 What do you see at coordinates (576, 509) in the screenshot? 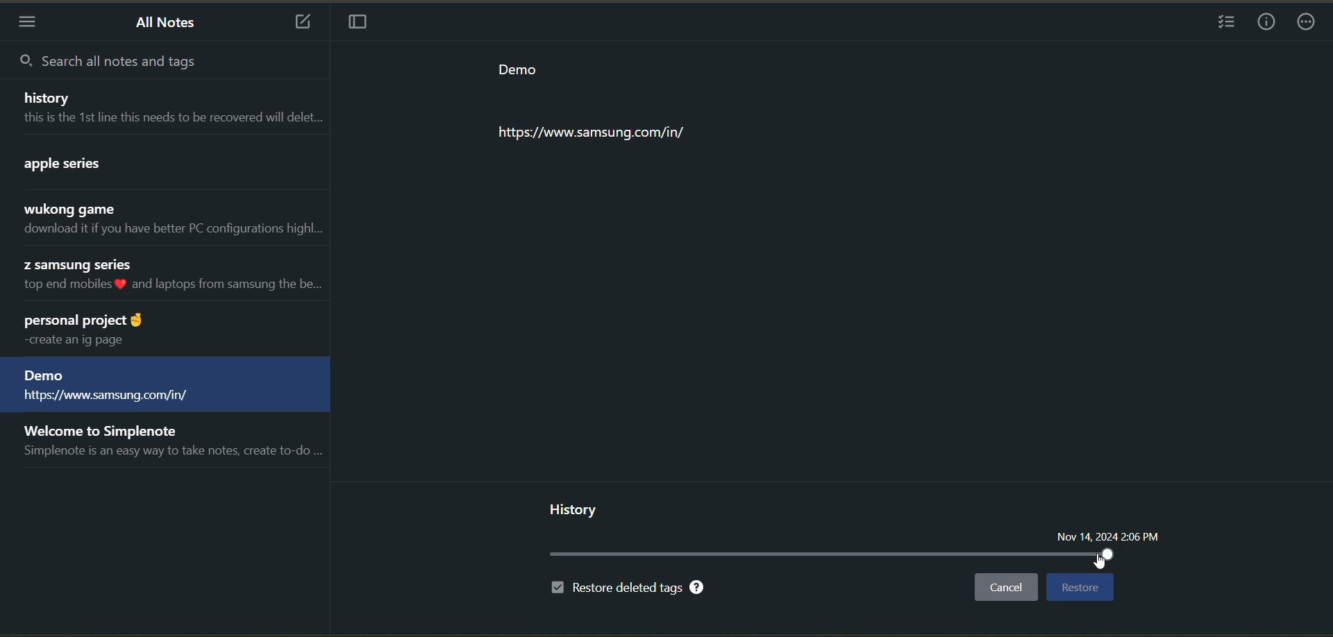
I see `history` at bounding box center [576, 509].